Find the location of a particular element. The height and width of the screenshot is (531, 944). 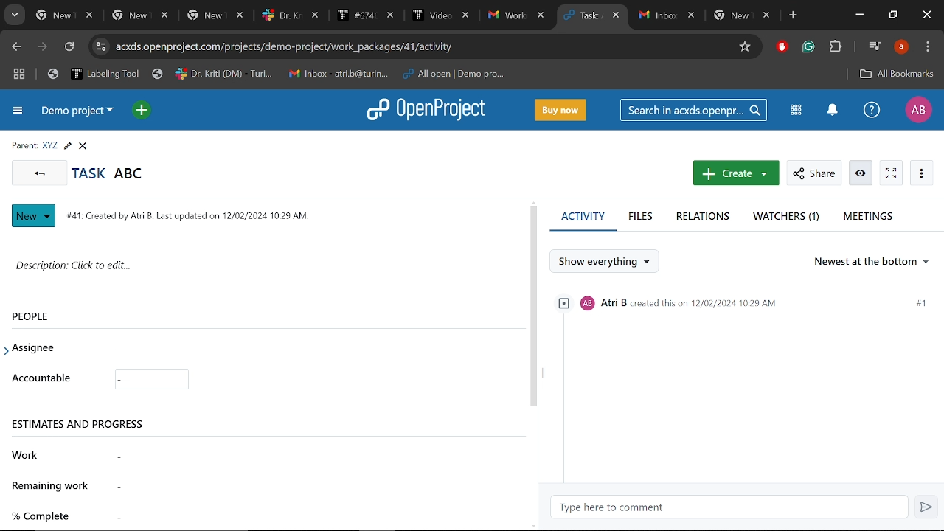

Open quick add menu is located at coordinates (140, 110).